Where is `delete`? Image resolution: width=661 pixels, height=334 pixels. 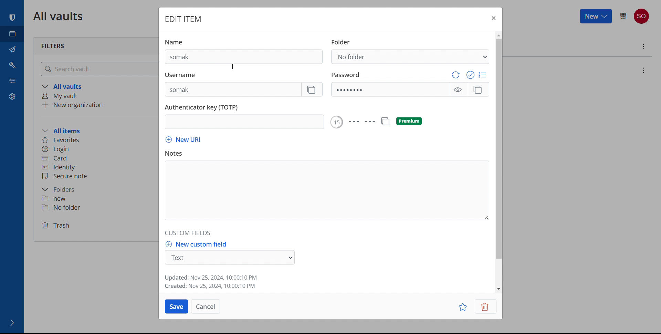 delete is located at coordinates (485, 307).